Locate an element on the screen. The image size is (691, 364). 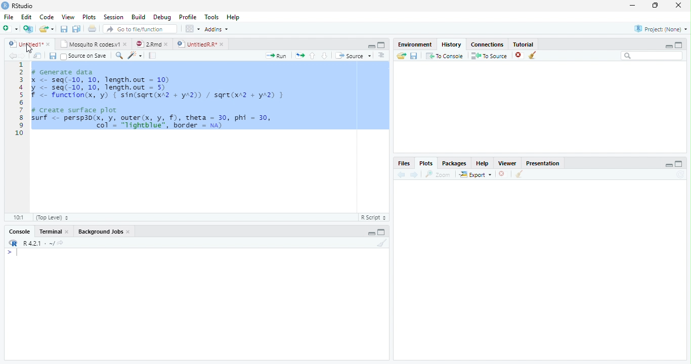
close is located at coordinates (125, 44).